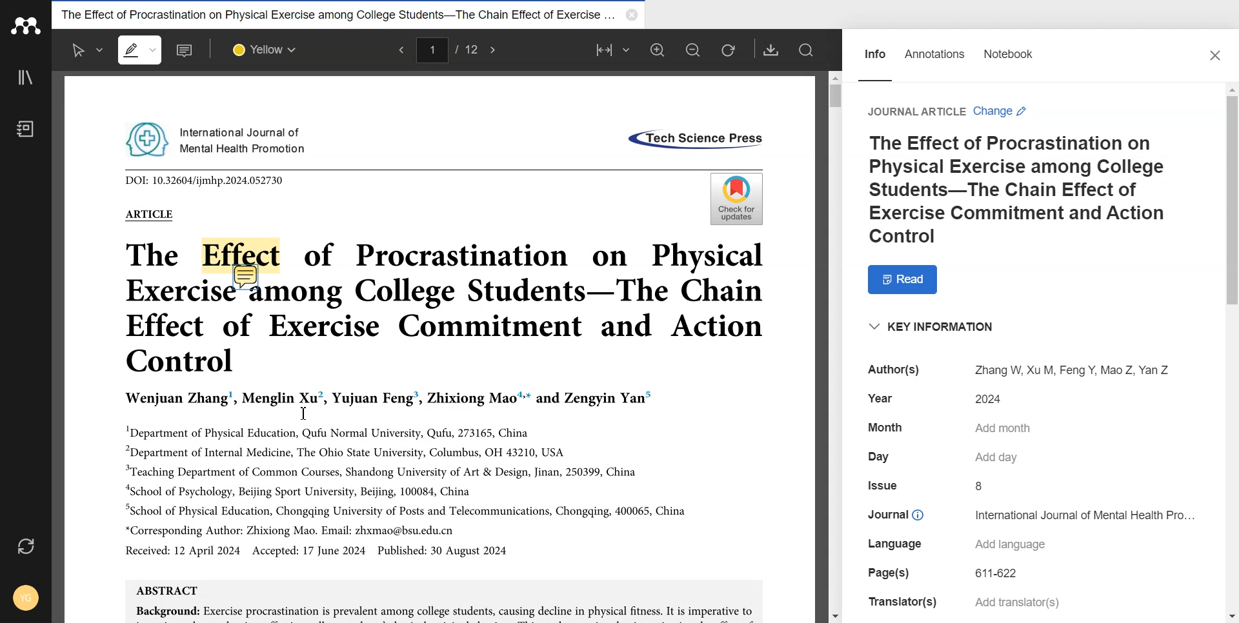 The width and height of the screenshot is (1239, 623). What do you see at coordinates (148, 214) in the screenshot?
I see `ARTICLE` at bounding box center [148, 214].